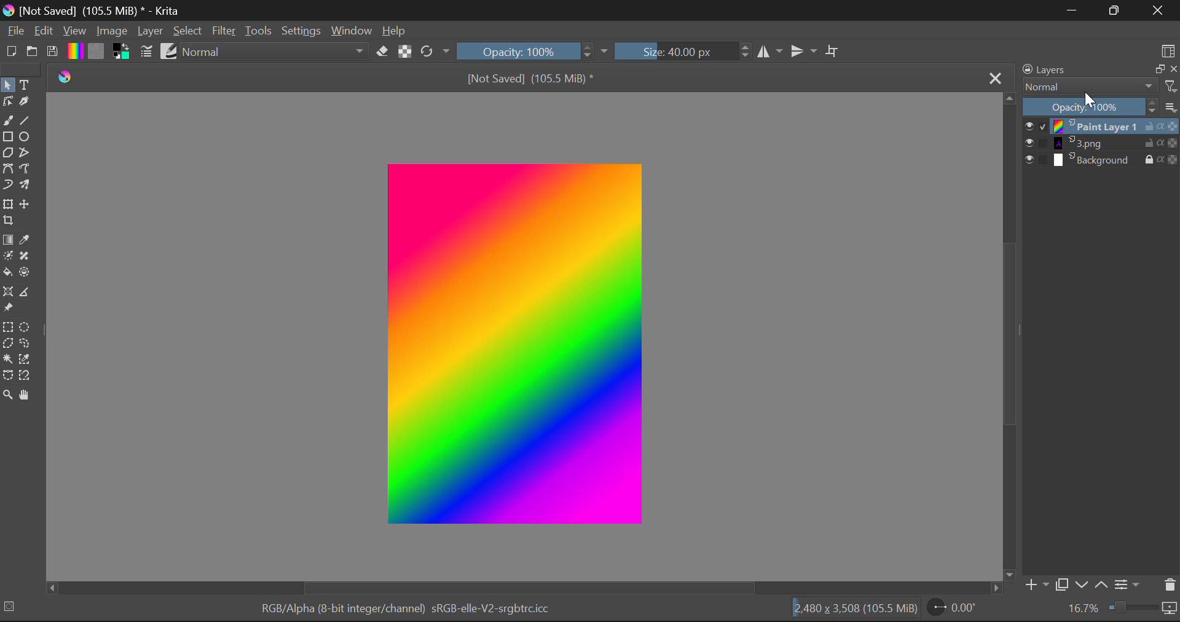 This screenshot has width=1180, height=622. I want to click on Opacity 100%, so click(1083, 107).